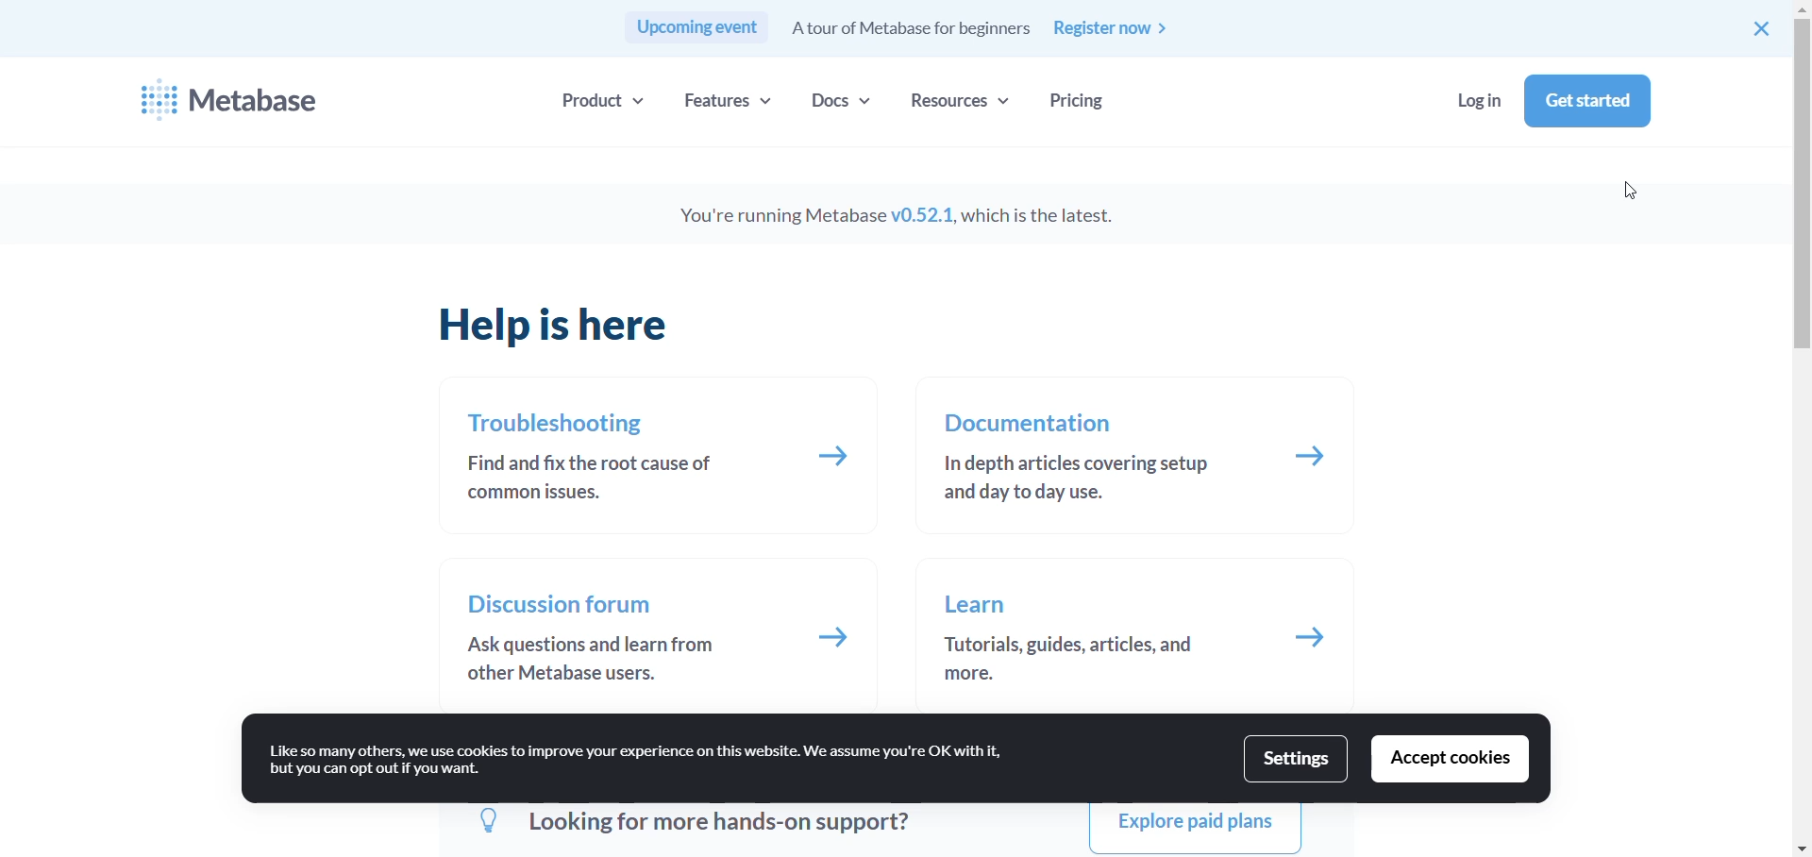 The height and width of the screenshot is (857, 1812). I want to click on discussion forum, so click(562, 605).